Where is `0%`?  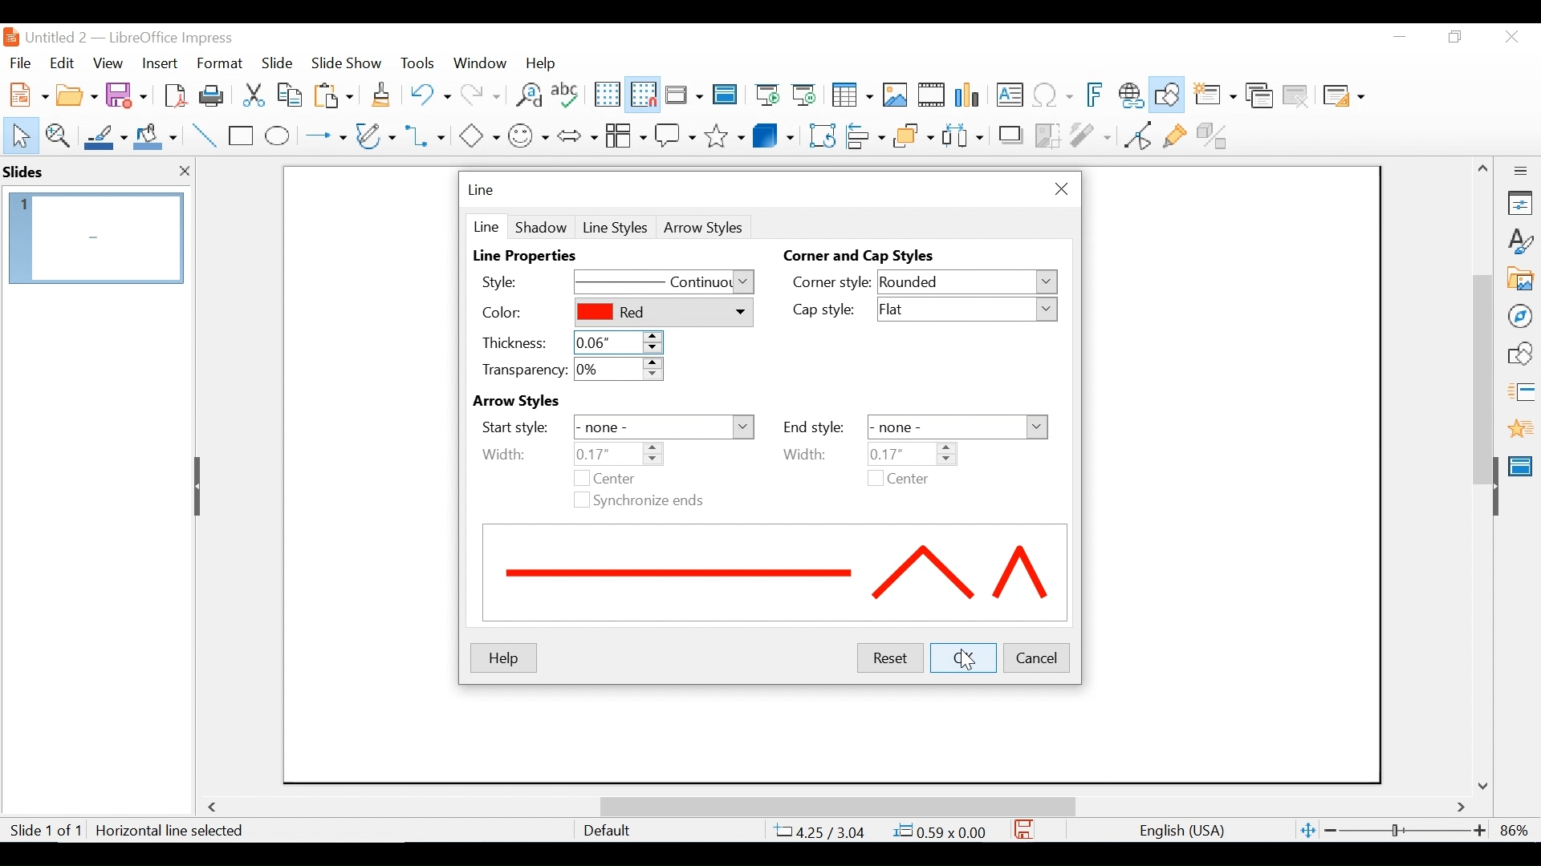 0% is located at coordinates (619, 370).